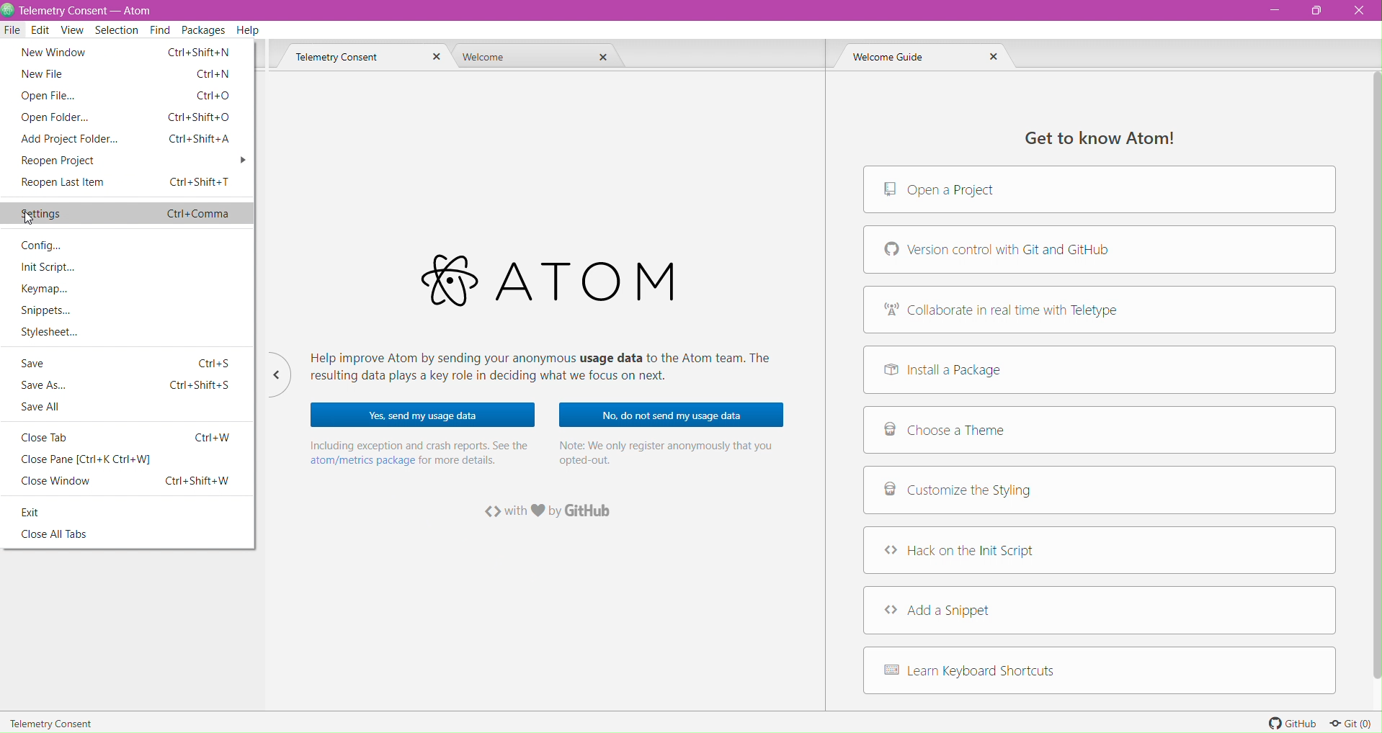  Describe the element at coordinates (134, 162) in the screenshot. I see `Reopen Project` at that location.